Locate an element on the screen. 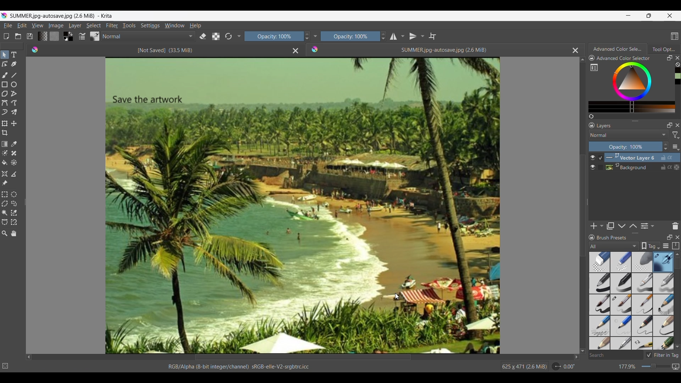  Polyline tool is located at coordinates (15, 94).